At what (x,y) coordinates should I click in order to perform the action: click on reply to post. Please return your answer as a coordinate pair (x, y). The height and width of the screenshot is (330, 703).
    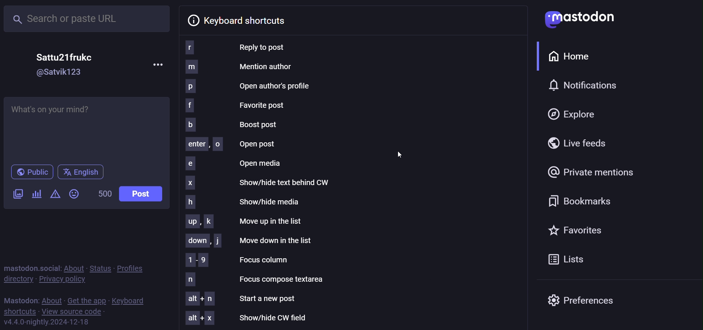
    Looking at the image, I should click on (244, 47).